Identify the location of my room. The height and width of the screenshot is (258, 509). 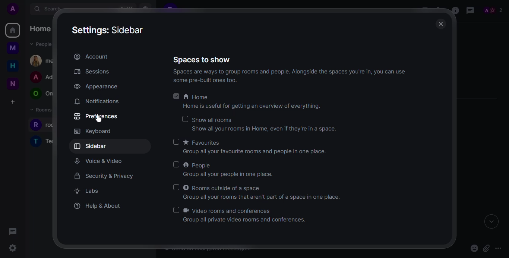
(43, 60).